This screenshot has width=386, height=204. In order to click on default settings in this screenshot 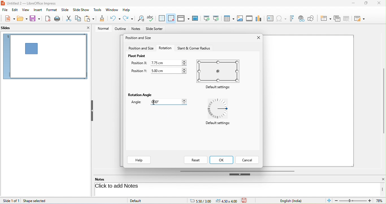, I will do `click(219, 88)`.